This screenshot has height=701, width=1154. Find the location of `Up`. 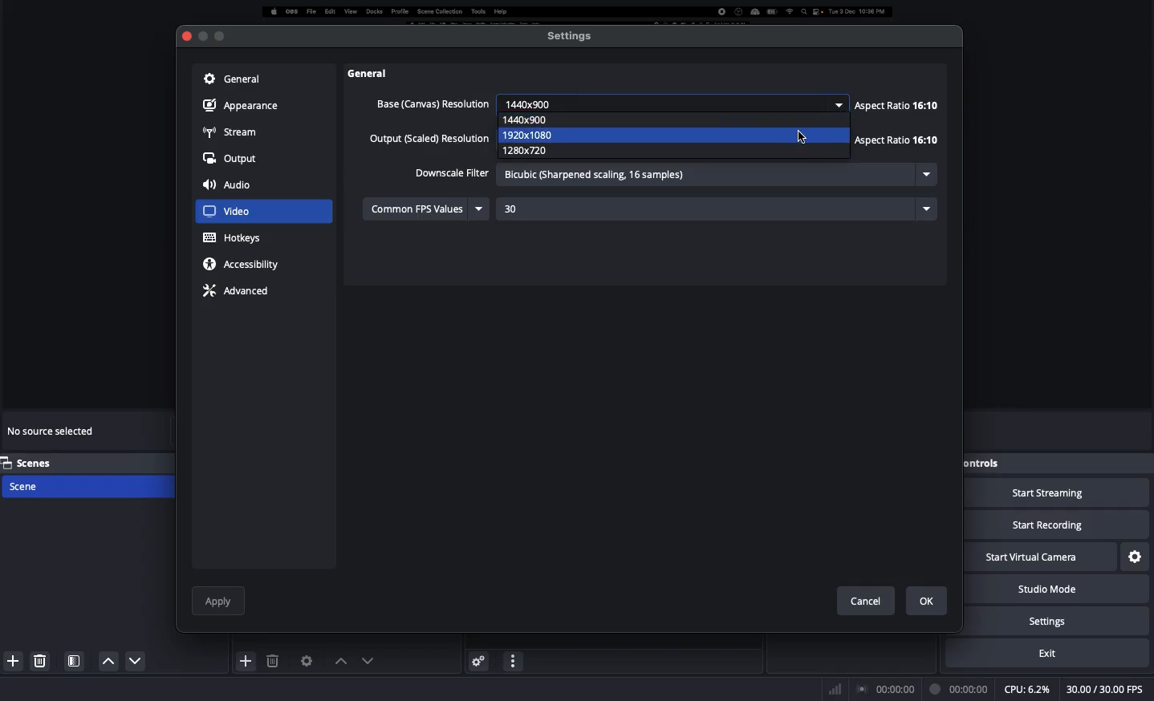

Up is located at coordinates (131, 663).